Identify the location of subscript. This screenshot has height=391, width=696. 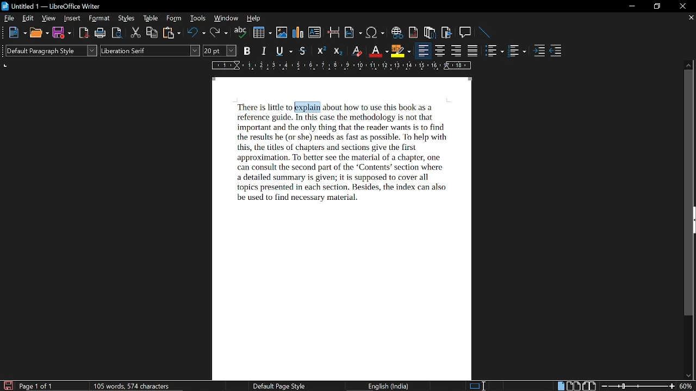
(338, 52).